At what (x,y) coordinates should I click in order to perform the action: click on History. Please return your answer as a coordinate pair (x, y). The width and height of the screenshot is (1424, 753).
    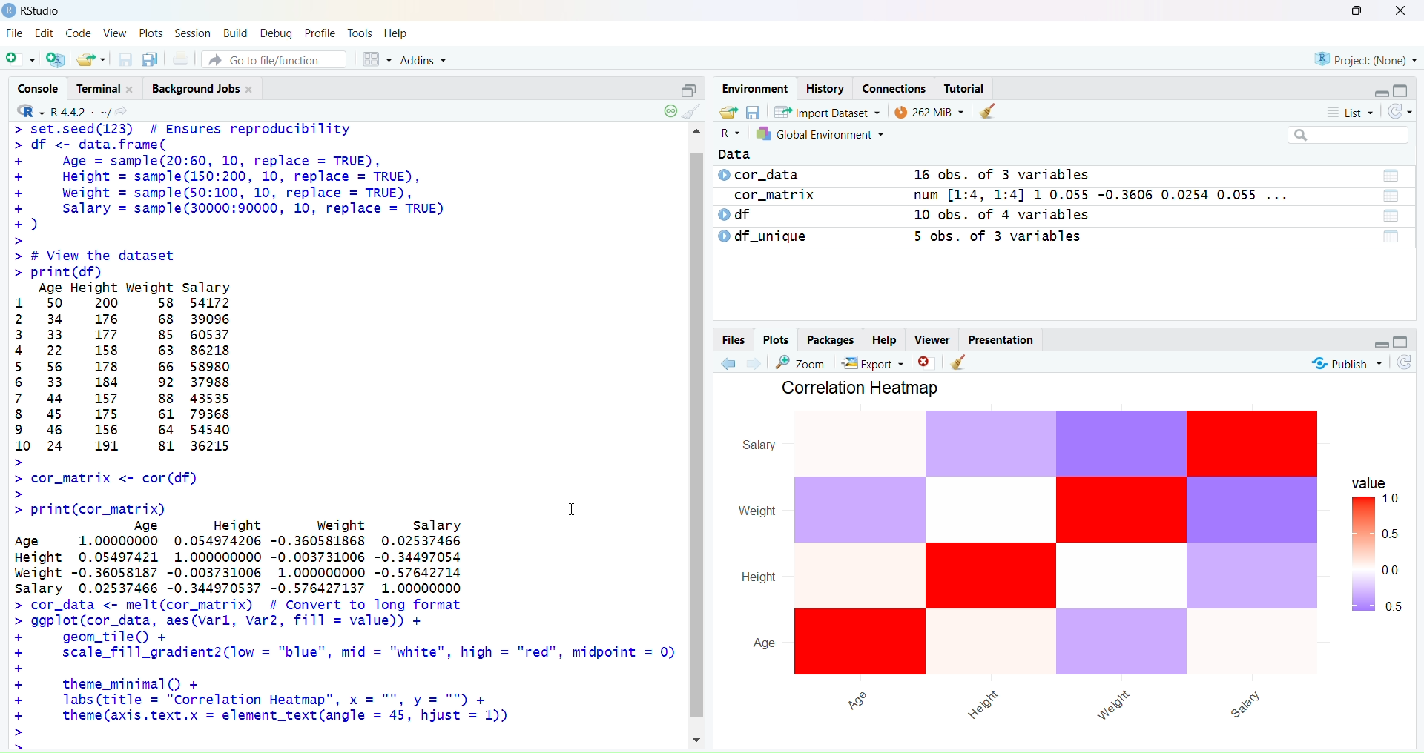
    Looking at the image, I should click on (826, 89).